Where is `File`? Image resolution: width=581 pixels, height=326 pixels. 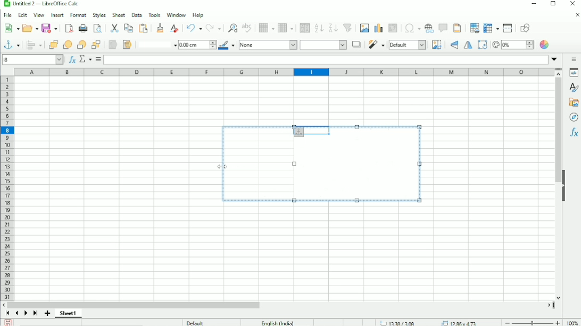
File is located at coordinates (7, 15).